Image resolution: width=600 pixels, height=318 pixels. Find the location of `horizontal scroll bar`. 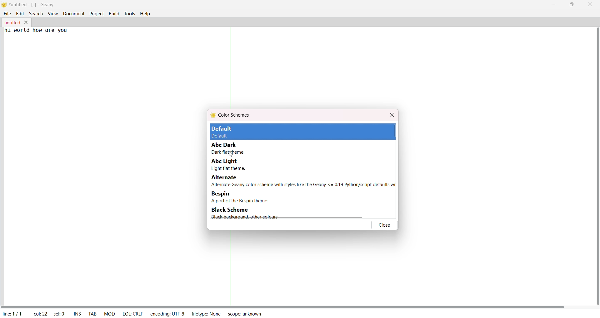

horizontal scroll bar is located at coordinates (283, 306).